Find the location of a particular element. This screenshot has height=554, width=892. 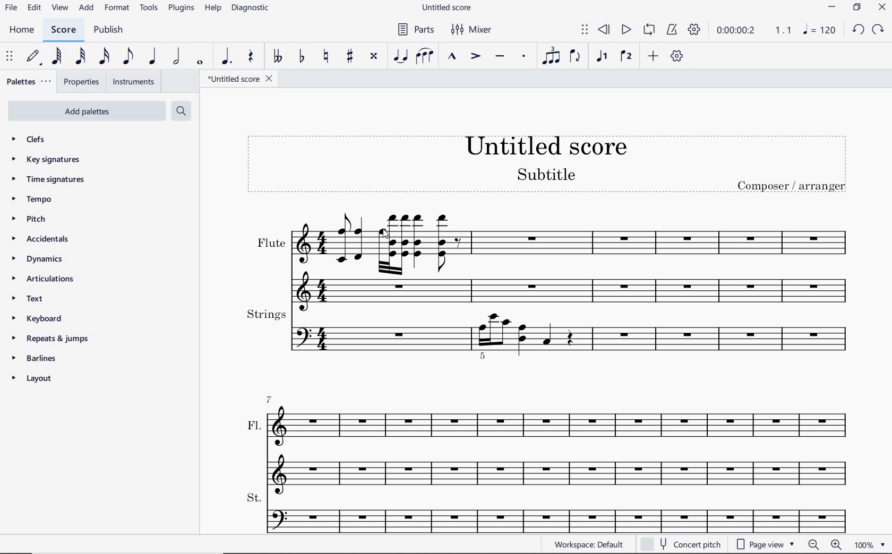

instruments is located at coordinates (131, 82).